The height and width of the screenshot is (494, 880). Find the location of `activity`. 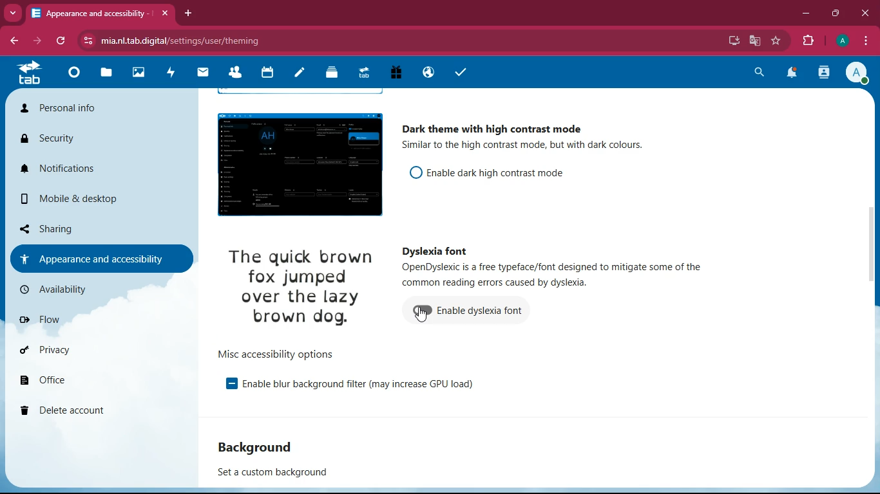

activity is located at coordinates (822, 74).